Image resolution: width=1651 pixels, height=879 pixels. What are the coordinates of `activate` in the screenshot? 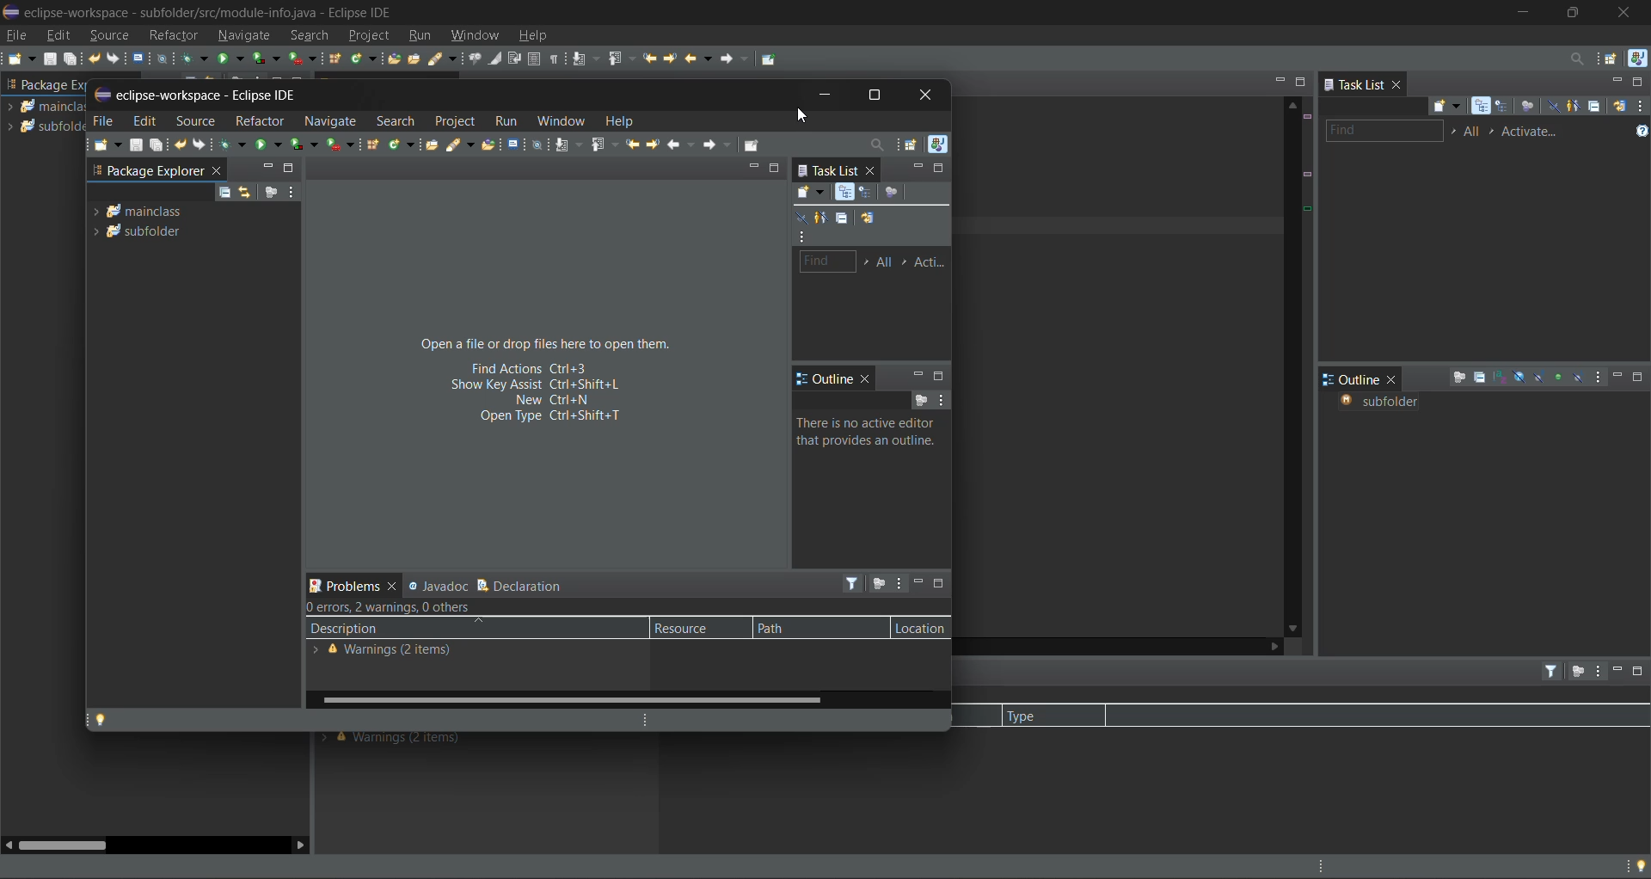 It's located at (1541, 132).